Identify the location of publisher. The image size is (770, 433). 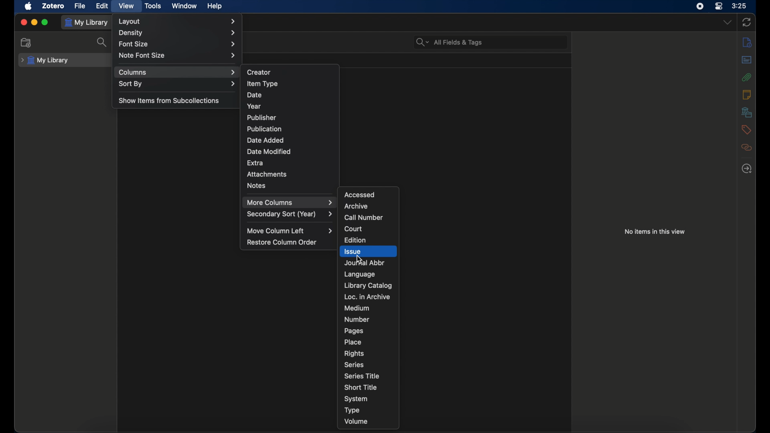
(261, 117).